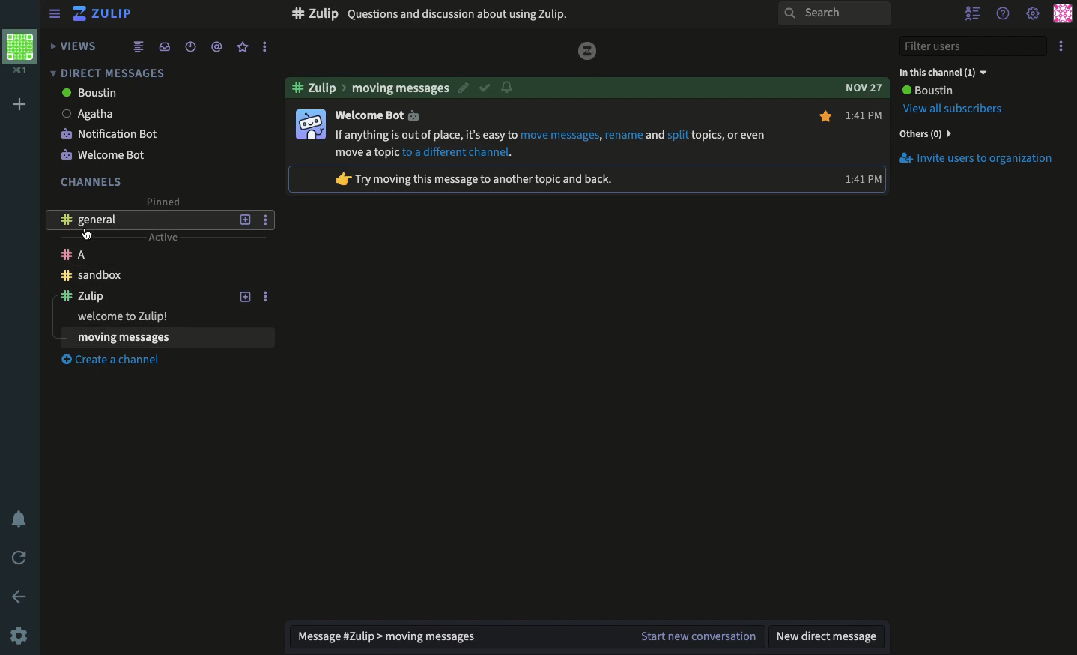  Describe the element at coordinates (926, 91) in the screenshot. I see `User` at that location.